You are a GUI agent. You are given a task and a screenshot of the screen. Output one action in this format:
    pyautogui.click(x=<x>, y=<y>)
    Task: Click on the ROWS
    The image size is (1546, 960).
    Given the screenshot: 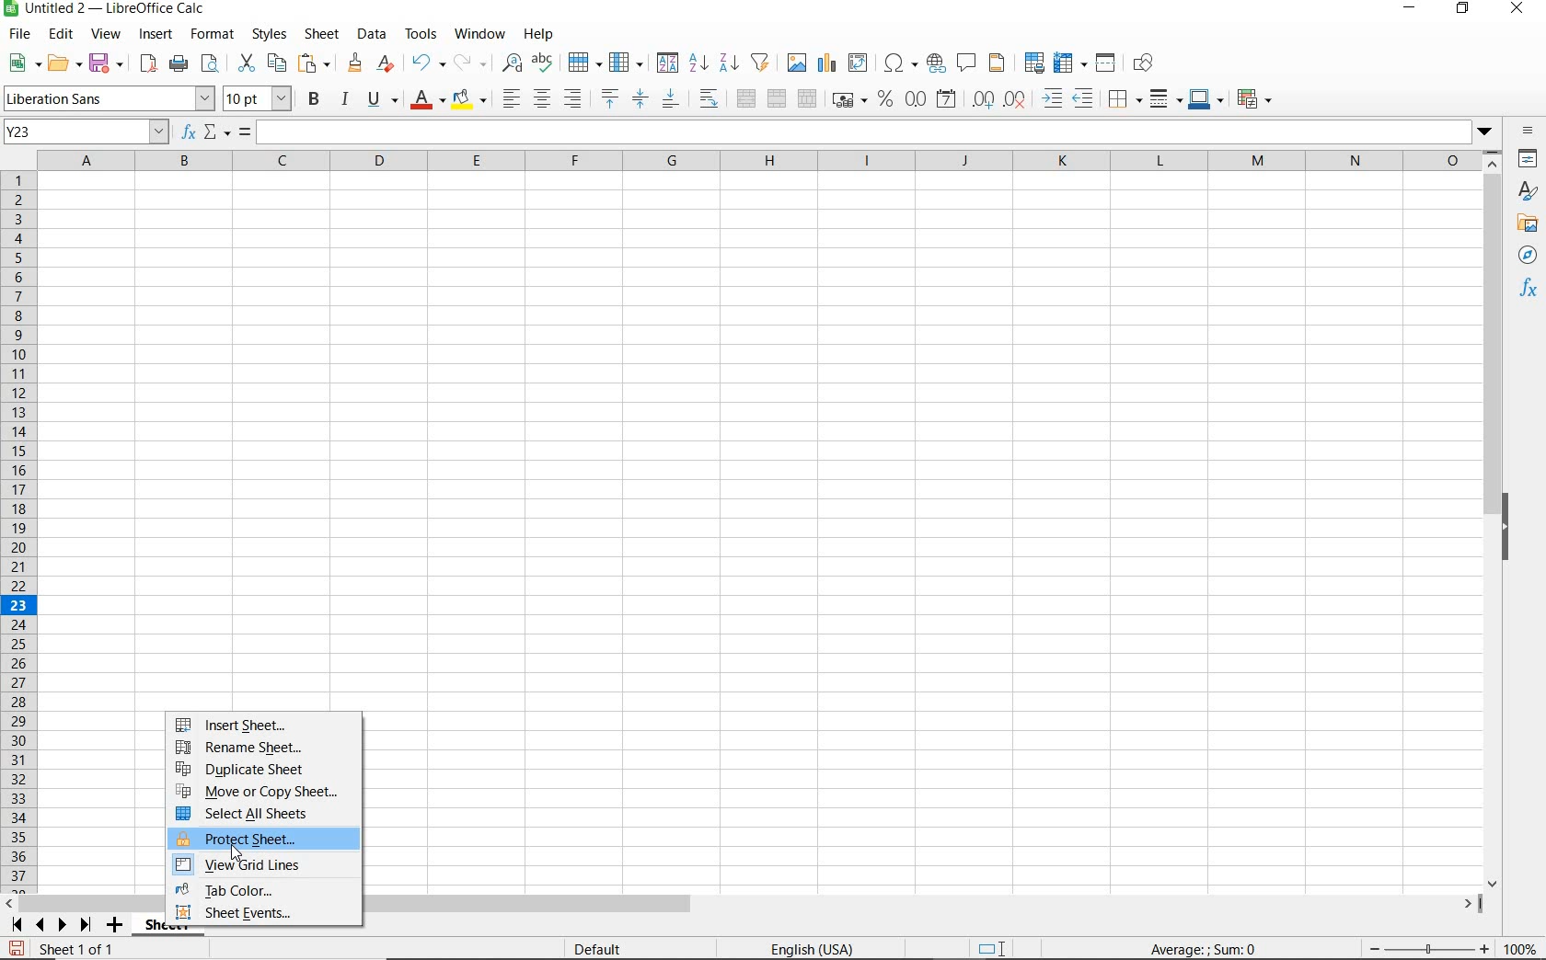 What is the action you would take?
    pyautogui.click(x=20, y=529)
    